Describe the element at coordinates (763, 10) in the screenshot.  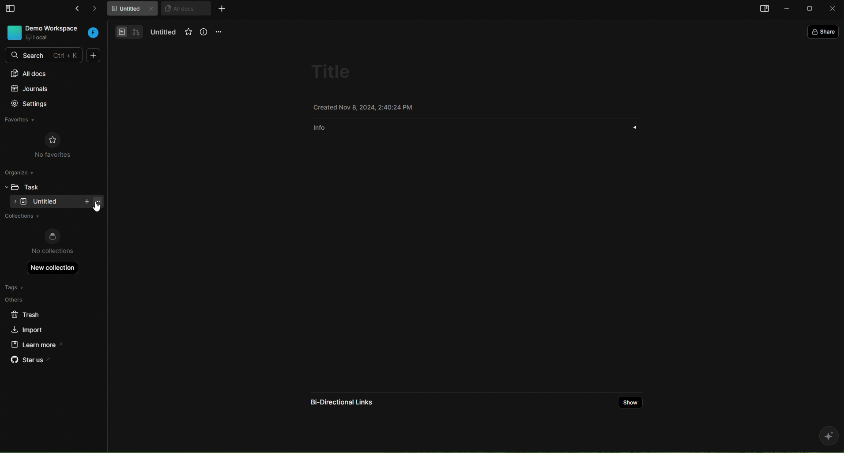
I see `open sidebar` at that location.